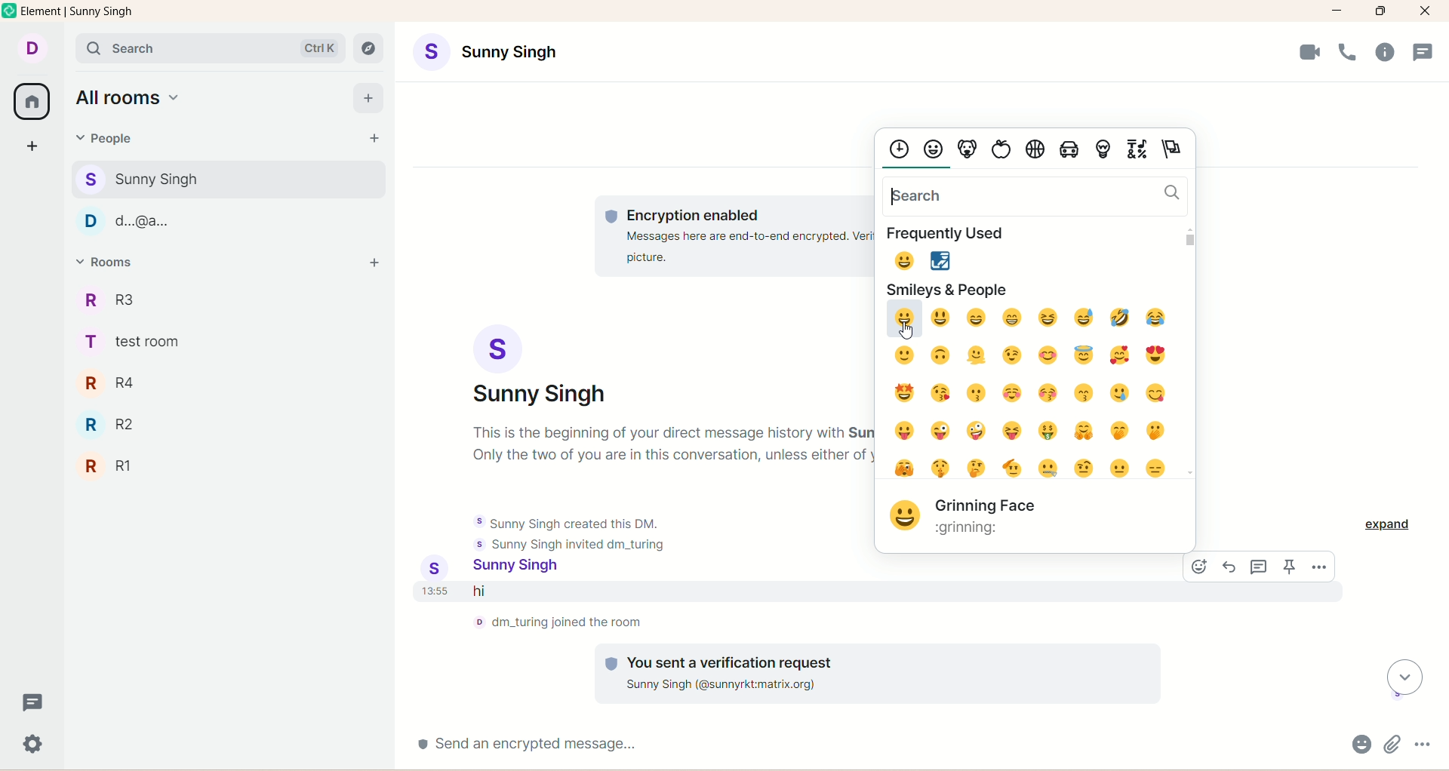  What do you see at coordinates (1440, 401) in the screenshot?
I see `vertical scroll bar` at bounding box center [1440, 401].